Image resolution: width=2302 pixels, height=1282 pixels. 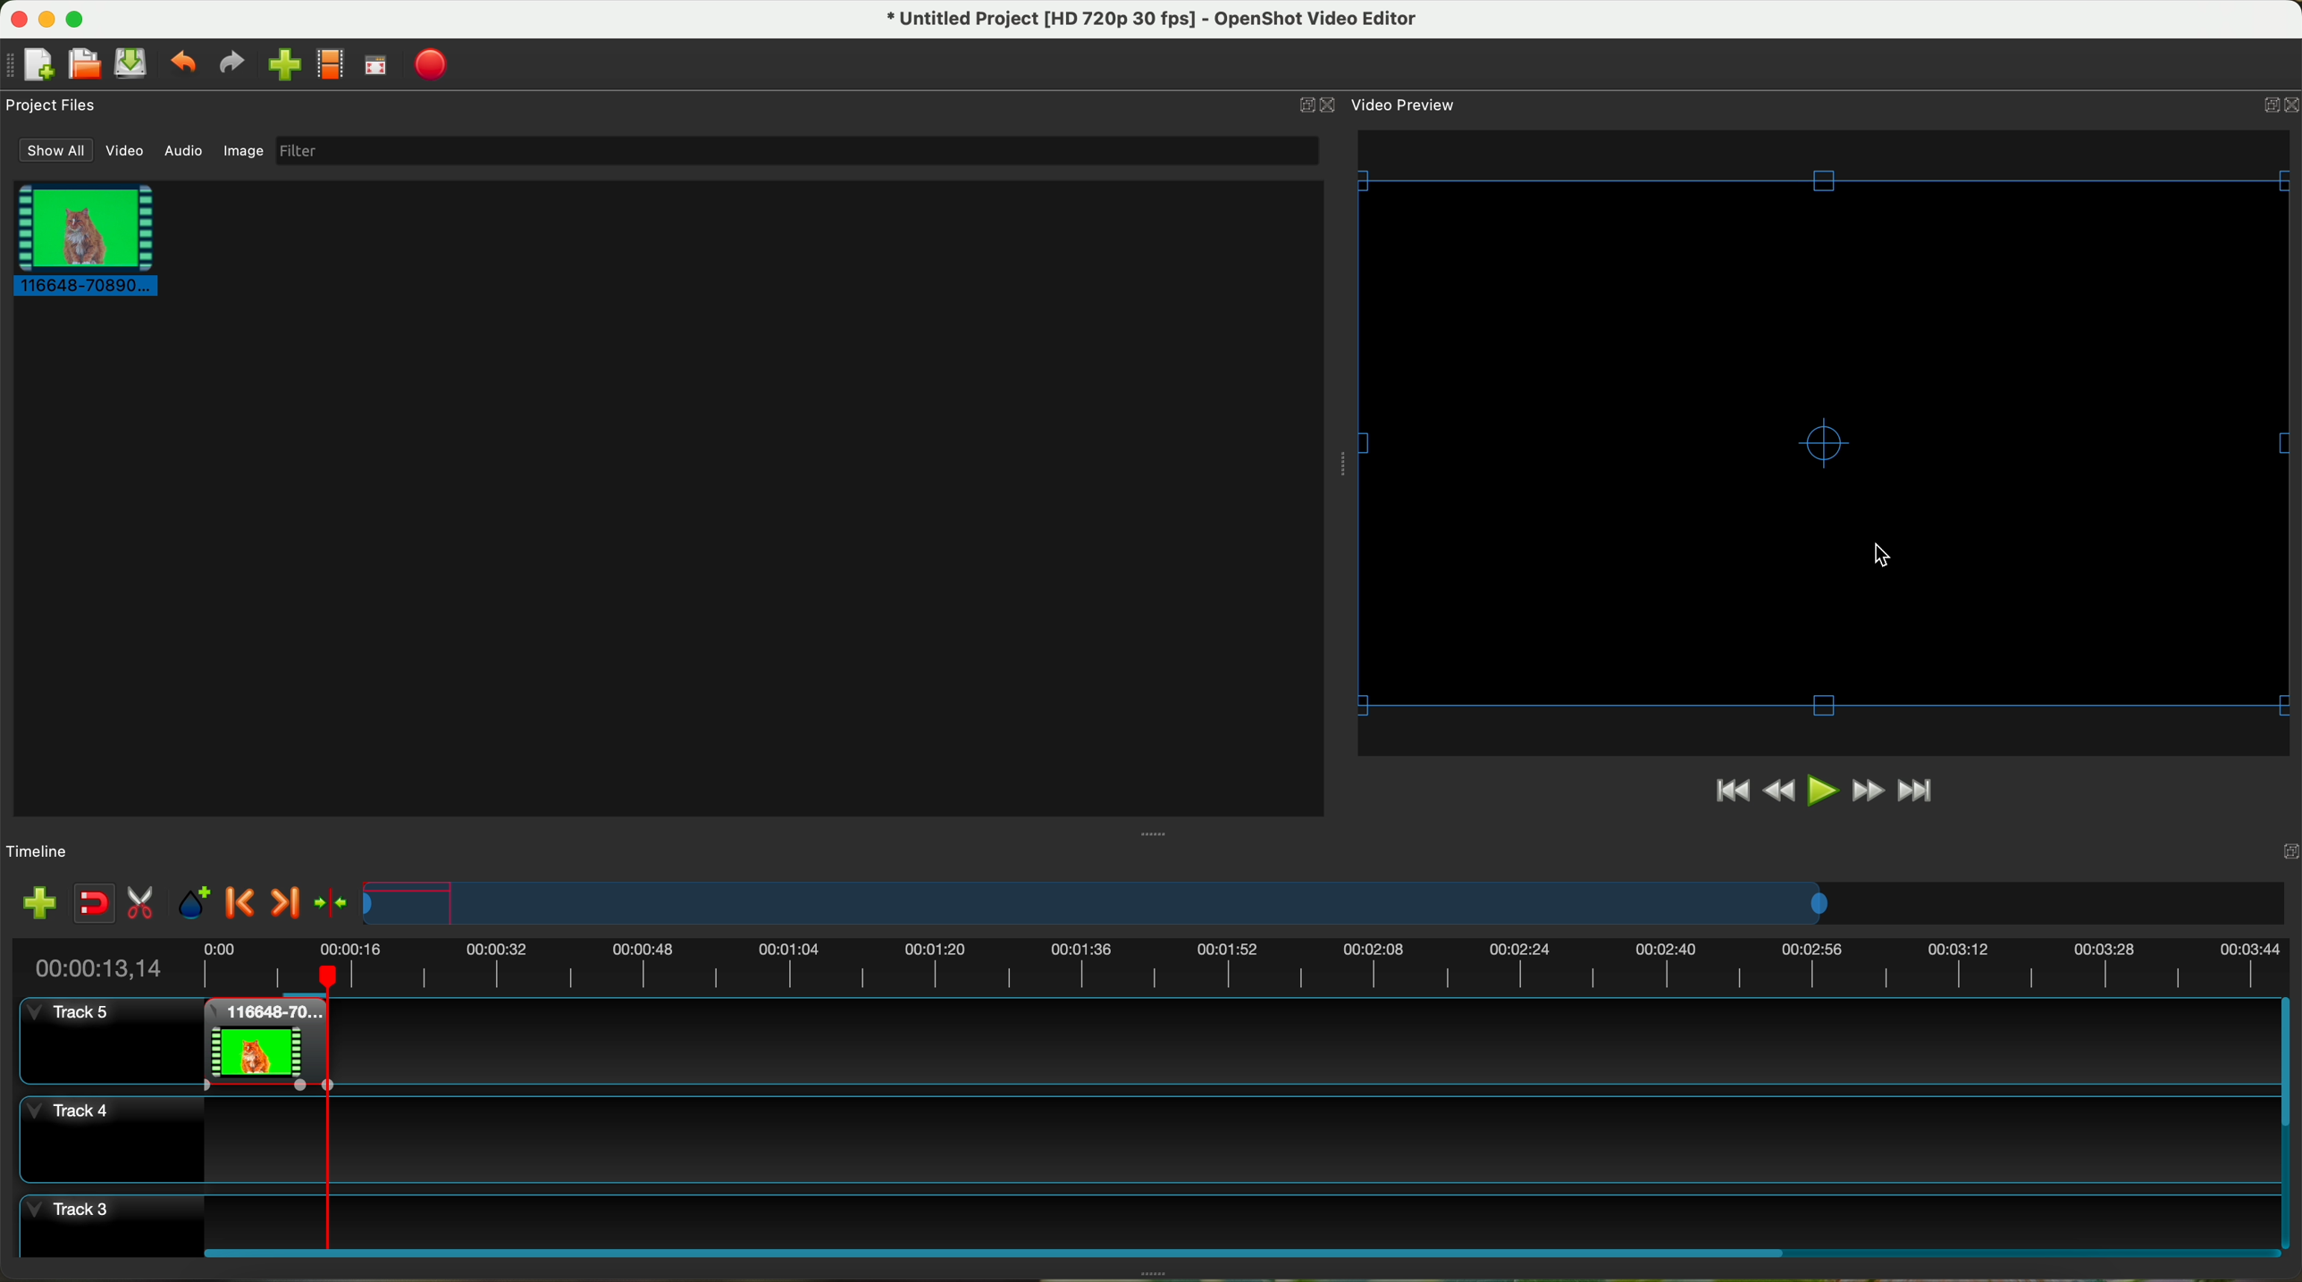 What do you see at coordinates (241, 902) in the screenshot?
I see `previous marker` at bounding box center [241, 902].